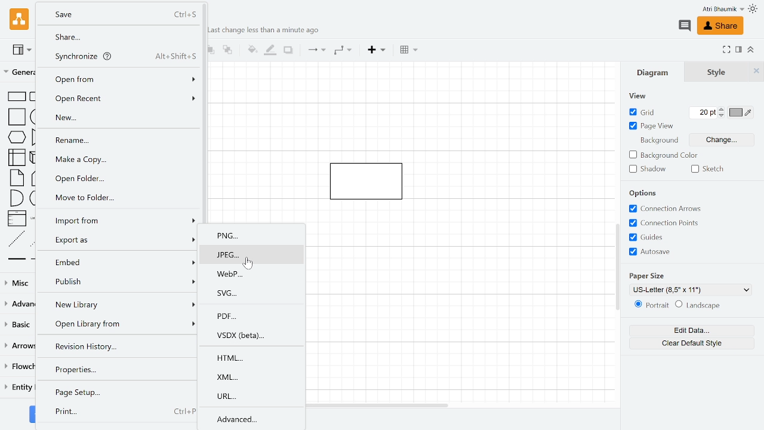  Describe the element at coordinates (120, 37) in the screenshot. I see `Share` at that location.